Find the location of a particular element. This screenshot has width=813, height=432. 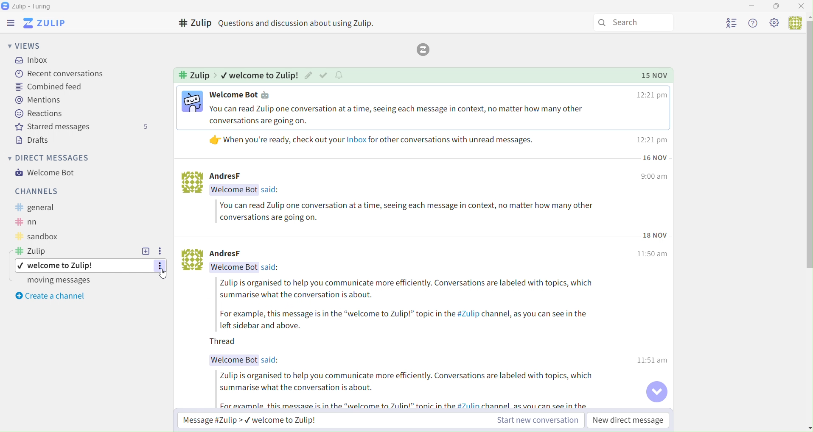

Text is located at coordinates (408, 212).